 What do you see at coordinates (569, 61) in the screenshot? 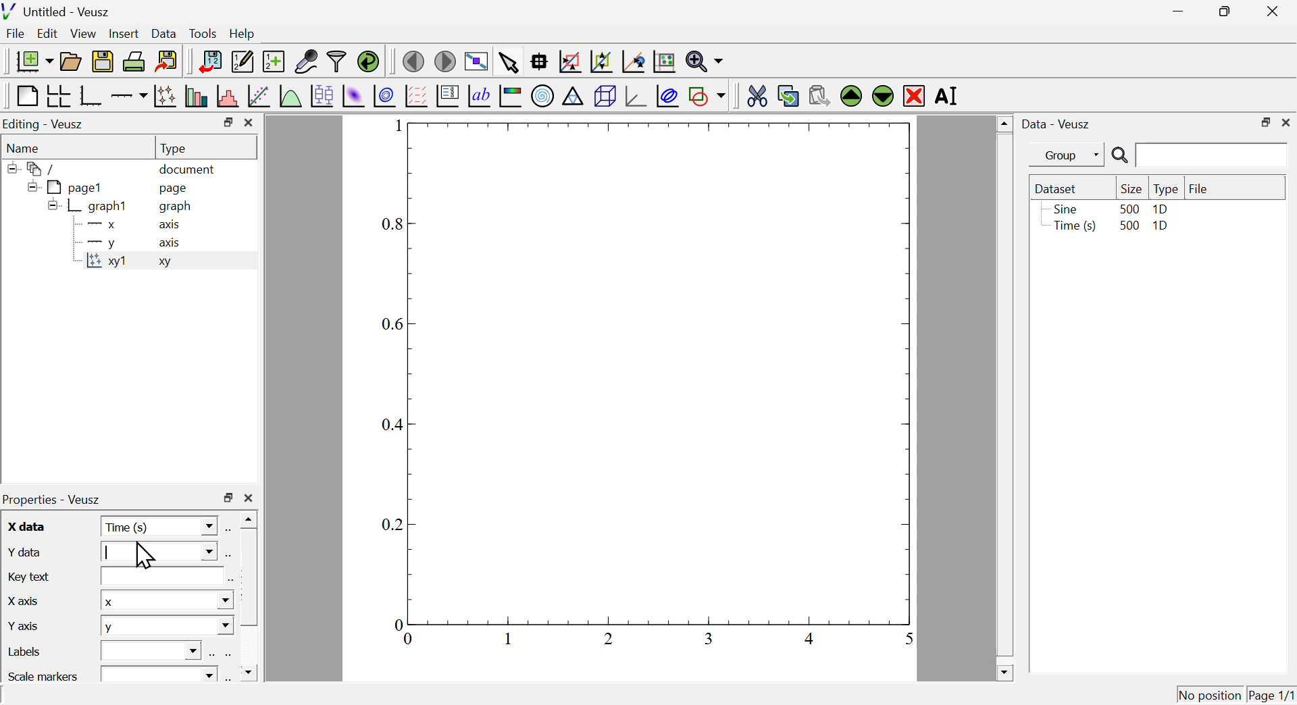
I see `draw a rectangle to zoom graph axes` at bounding box center [569, 61].